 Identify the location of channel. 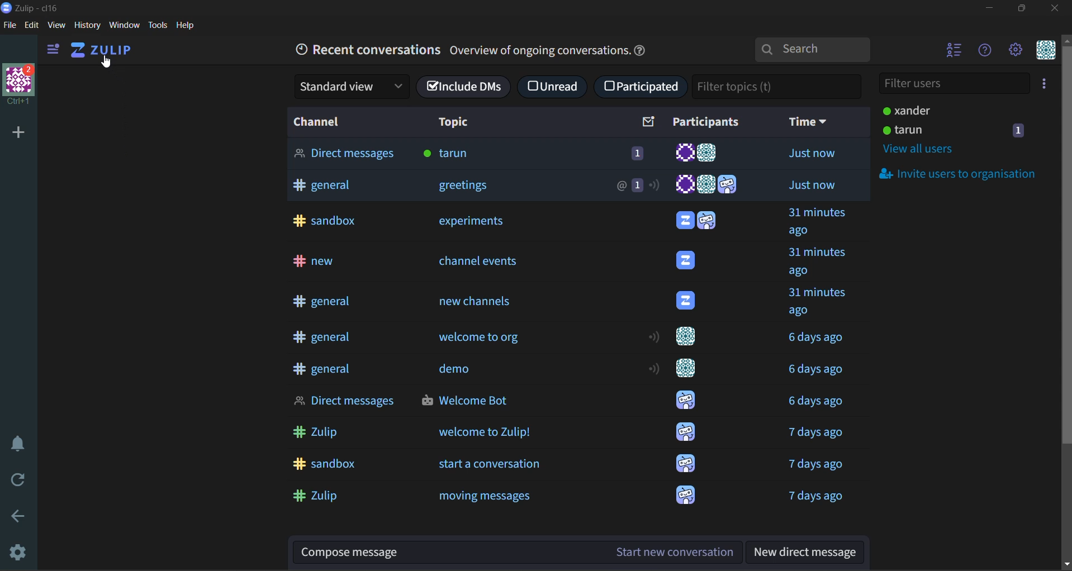
(326, 123).